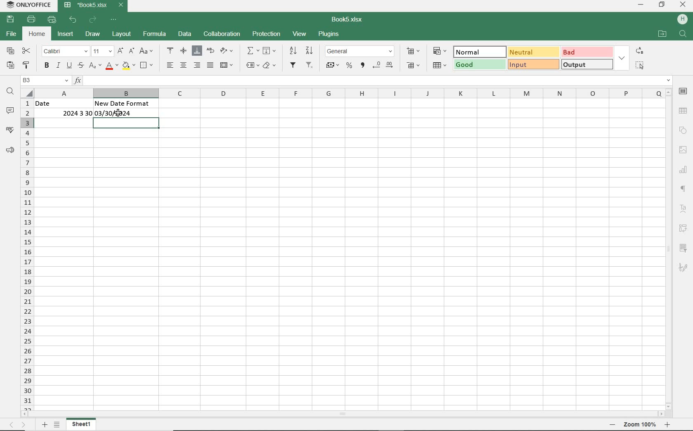  I want to click on REDO, so click(93, 19).